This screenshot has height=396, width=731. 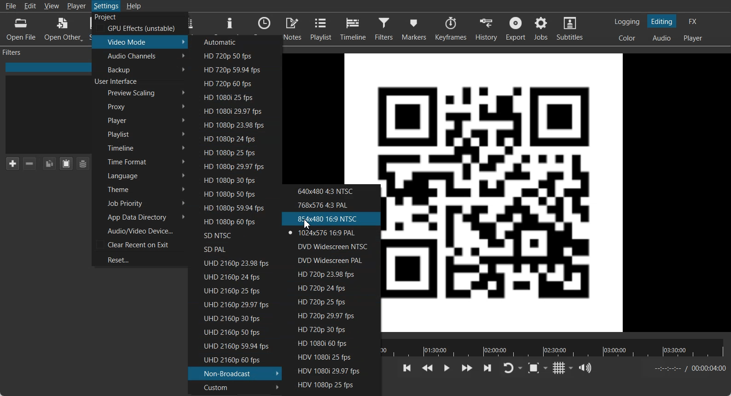 I want to click on Timeline, so click(x=353, y=29).